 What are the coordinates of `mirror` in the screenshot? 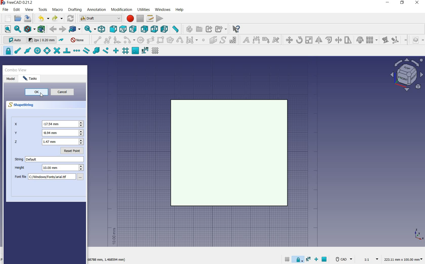 It's located at (318, 40).